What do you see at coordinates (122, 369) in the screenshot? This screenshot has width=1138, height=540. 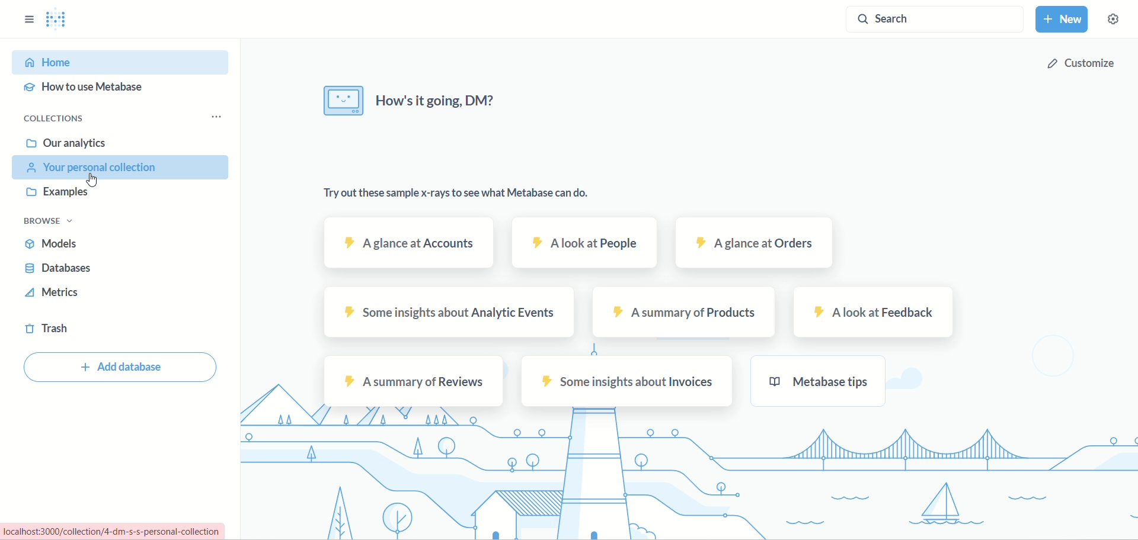 I see `add database` at bounding box center [122, 369].